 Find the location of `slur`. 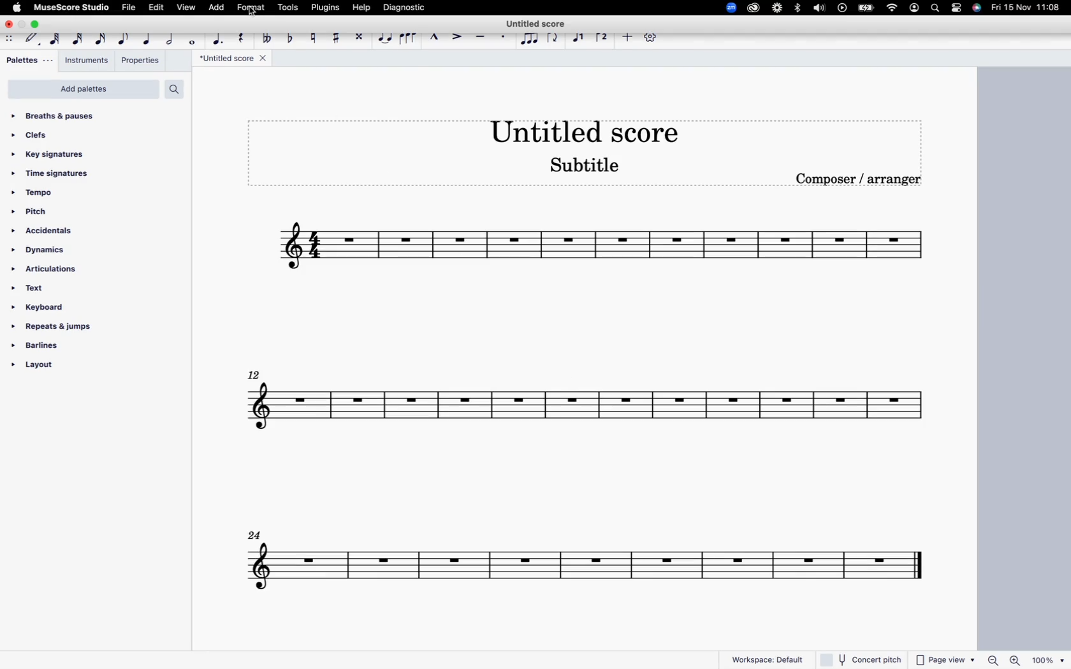

slur is located at coordinates (411, 40).